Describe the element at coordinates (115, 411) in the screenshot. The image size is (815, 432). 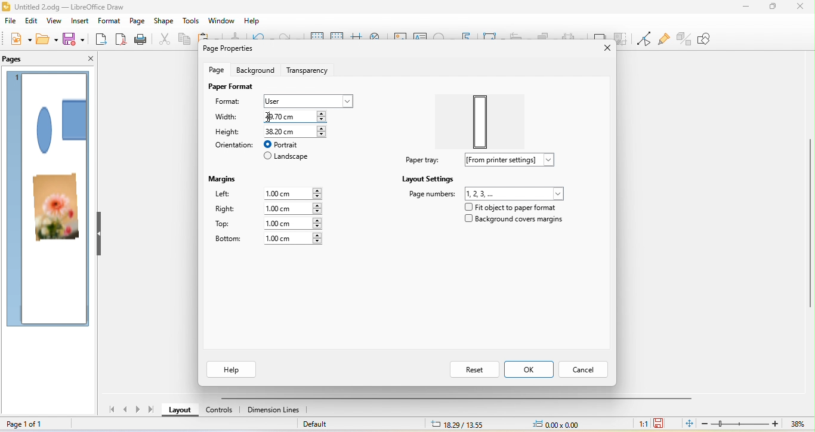
I see ` first page` at that location.